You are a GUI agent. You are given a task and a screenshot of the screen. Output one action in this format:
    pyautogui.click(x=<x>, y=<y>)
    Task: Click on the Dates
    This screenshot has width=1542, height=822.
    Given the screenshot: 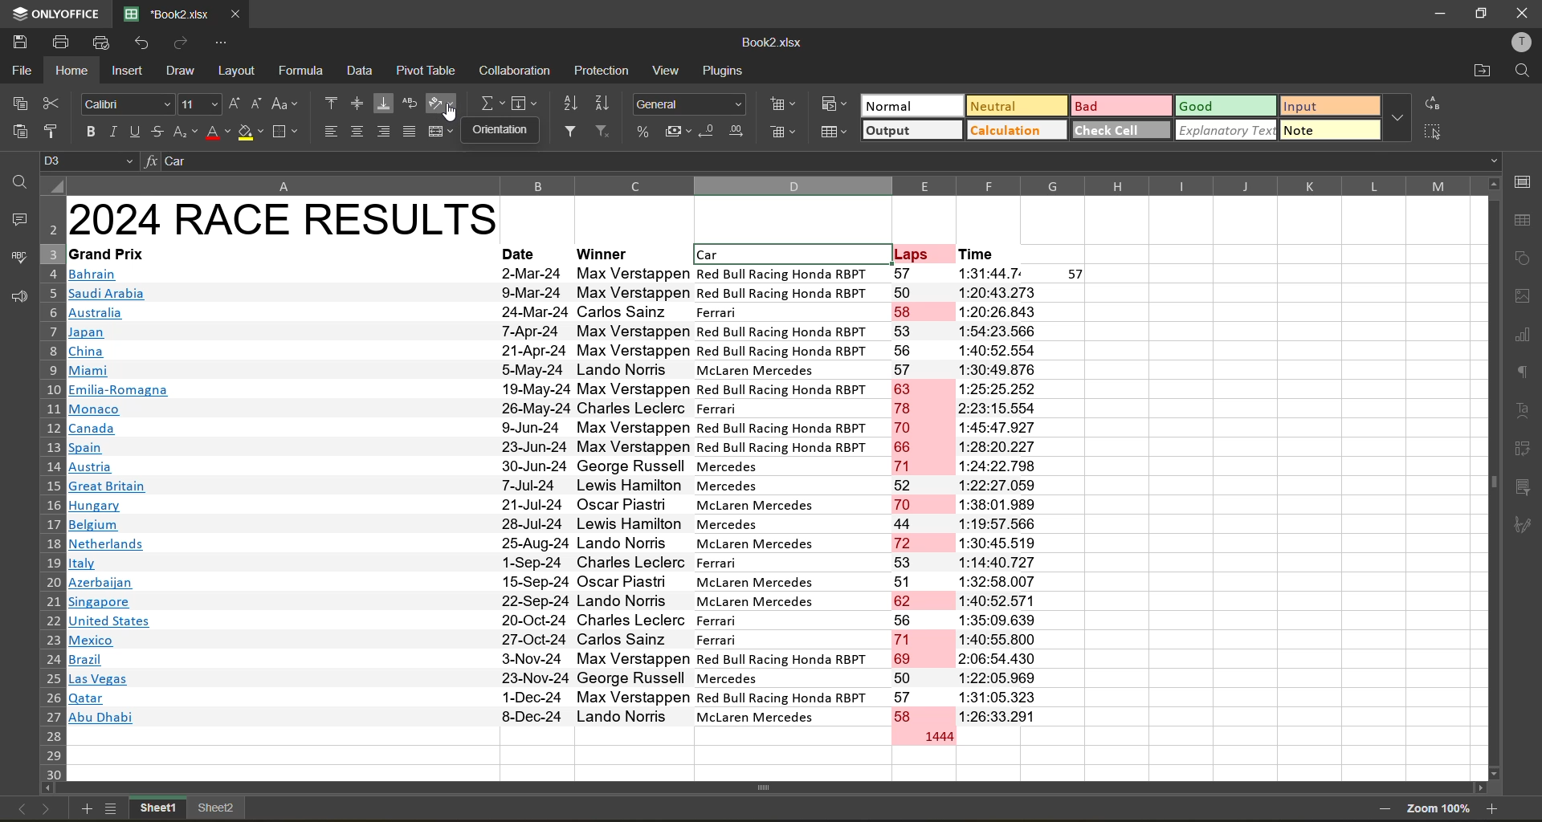 What is the action you would take?
    pyautogui.click(x=532, y=496)
    